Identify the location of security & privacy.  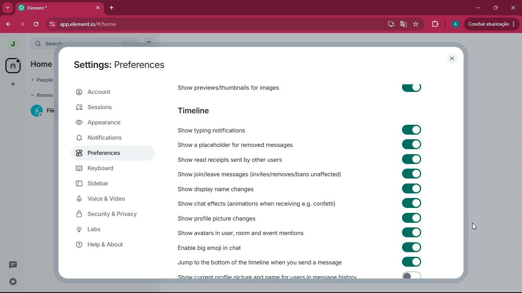
(108, 216).